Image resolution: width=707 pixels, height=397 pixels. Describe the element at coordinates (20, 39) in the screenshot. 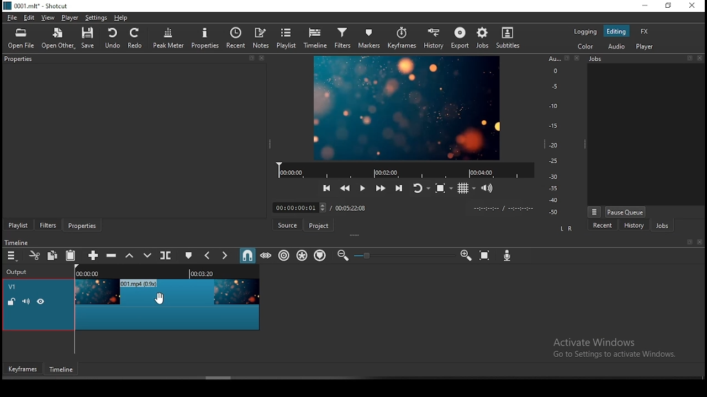

I see `open file` at that location.